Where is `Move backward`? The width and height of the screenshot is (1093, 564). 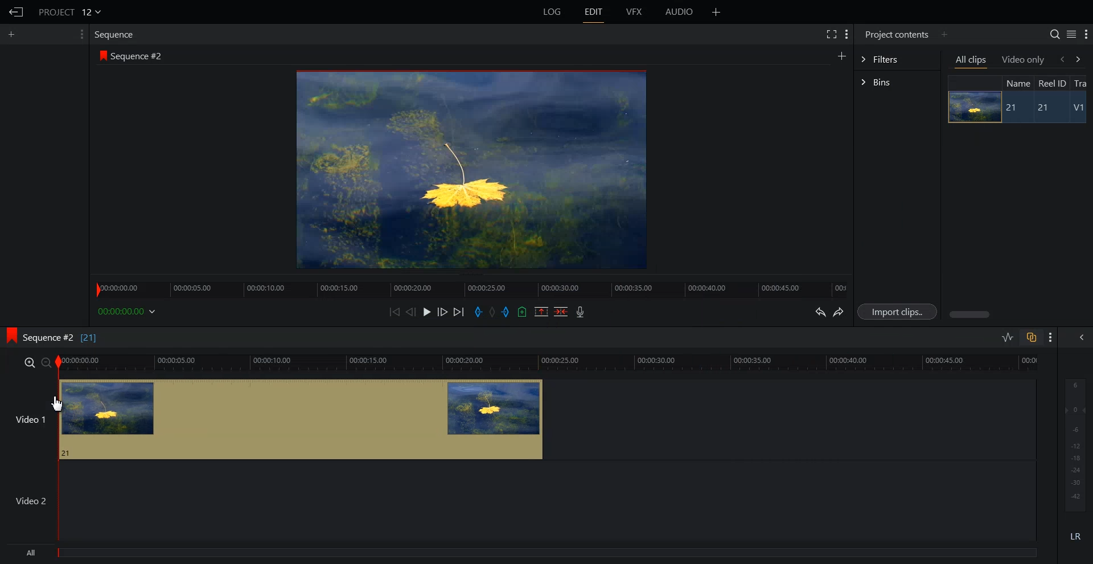
Move backward is located at coordinates (396, 312).